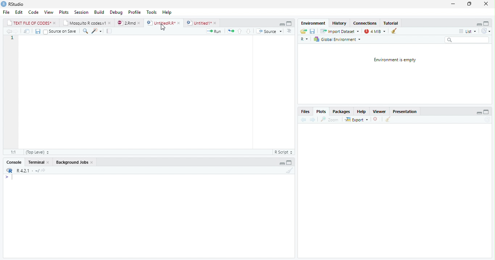 The height and width of the screenshot is (260, 495). Describe the element at coordinates (117, 12) in the screenshot. I see `Debug` at that location.